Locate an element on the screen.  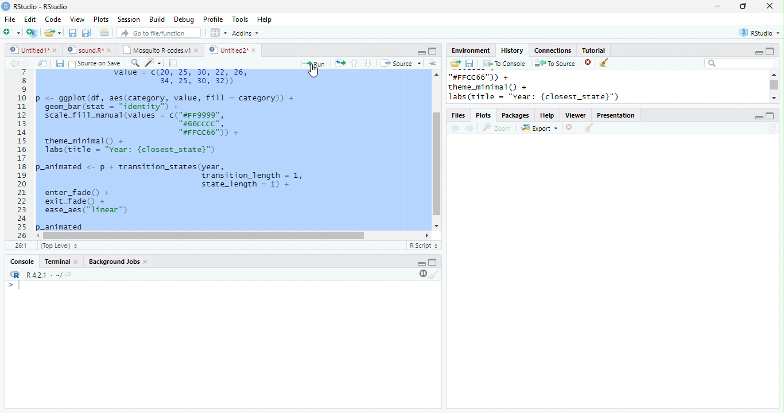
"#FFCC66™)) +
theme_minimal () +
Jabs(title = "vear: {closest_state}") is located at coordinates (544, 87).